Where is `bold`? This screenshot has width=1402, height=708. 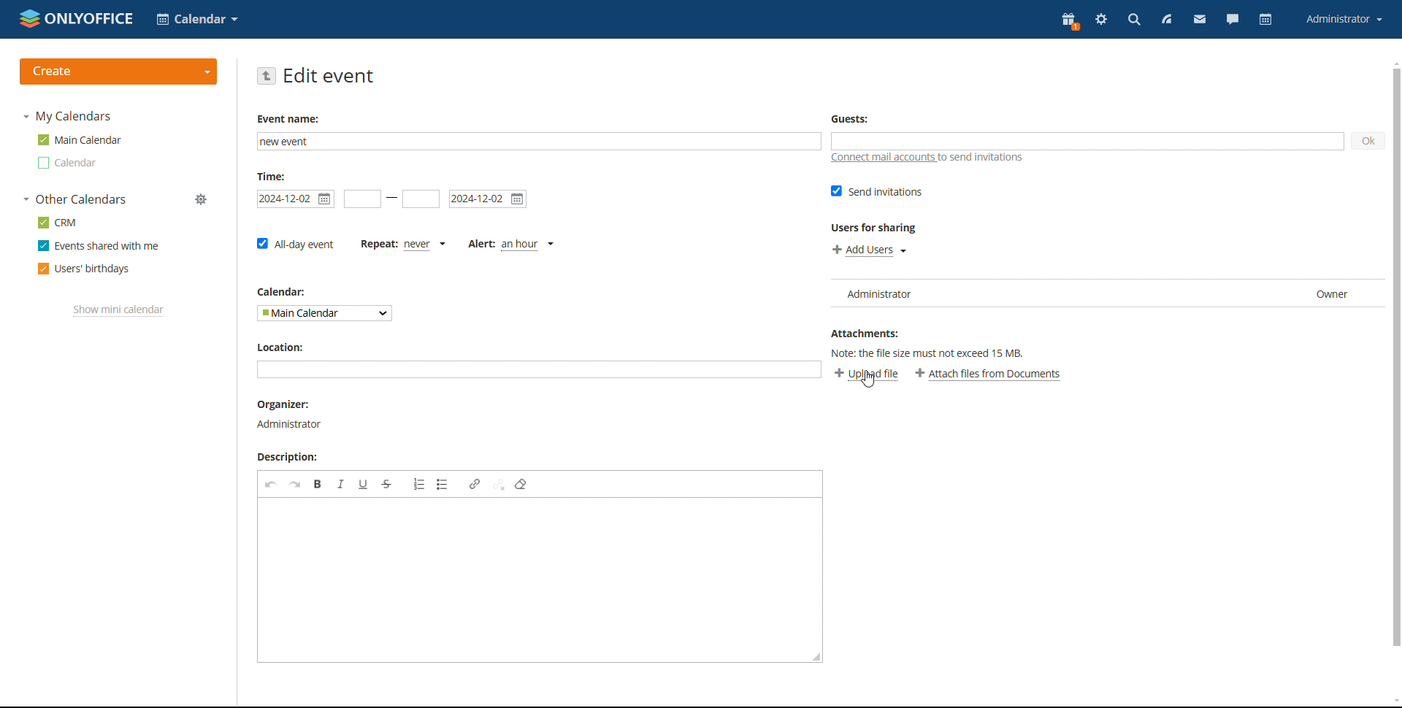
bold is located at coordinates (318, 484).